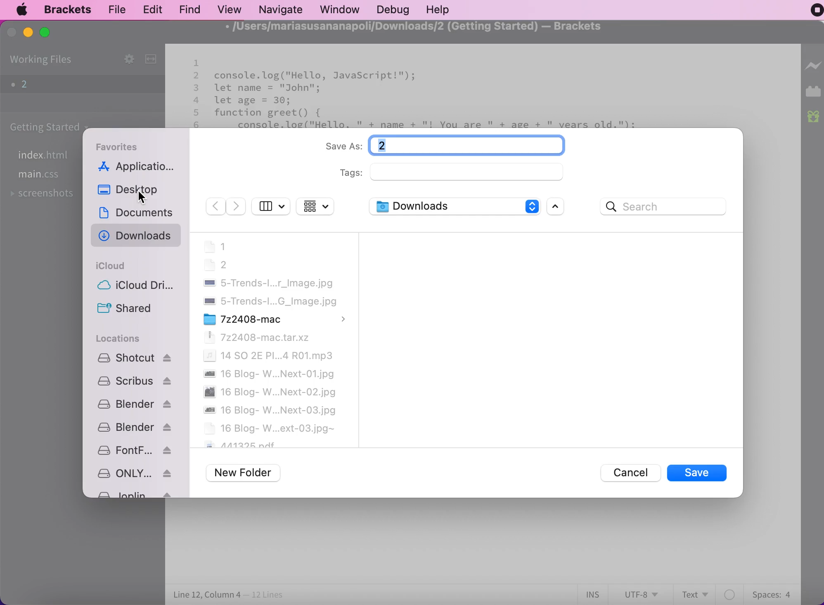 The image size is (824, 605). What do you see at coordinates (343, 147) in the screenshot?
I see `save as:` at bounding box center [343, 147].